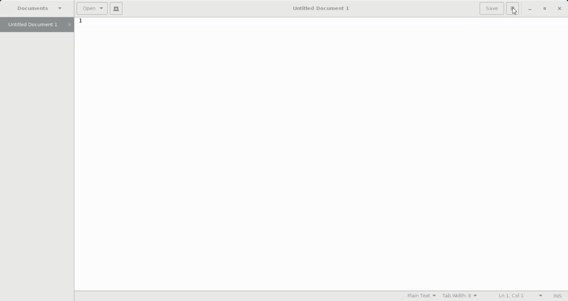 This screenshot has width=568, height=301. Describe the element at coordinates (545, 9) in the screenshot. I see `Maximize` at that location.